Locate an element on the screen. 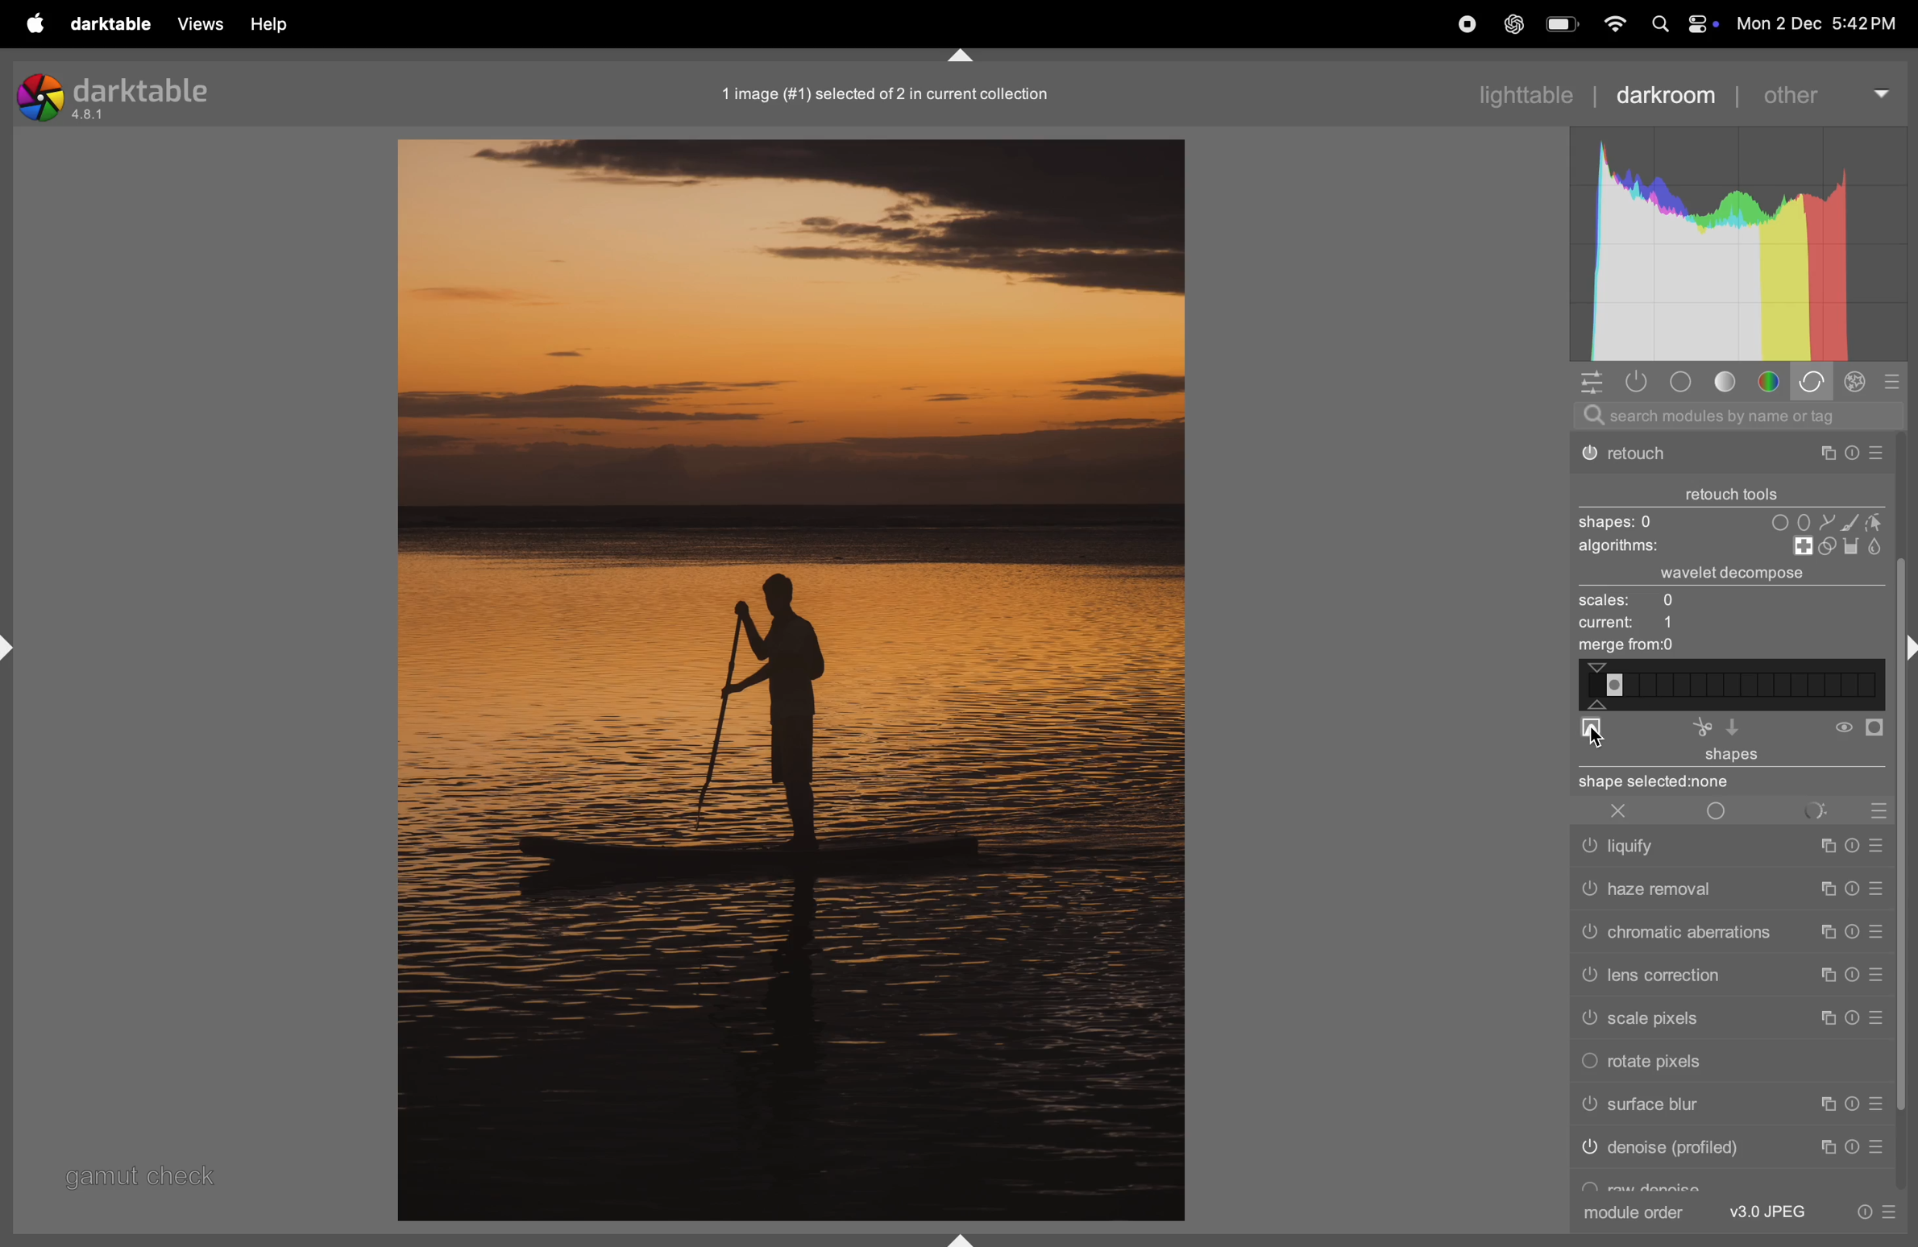 The width and height of the screenshot is (1918, 1247). collapse is located at coordinates (1906, 646).